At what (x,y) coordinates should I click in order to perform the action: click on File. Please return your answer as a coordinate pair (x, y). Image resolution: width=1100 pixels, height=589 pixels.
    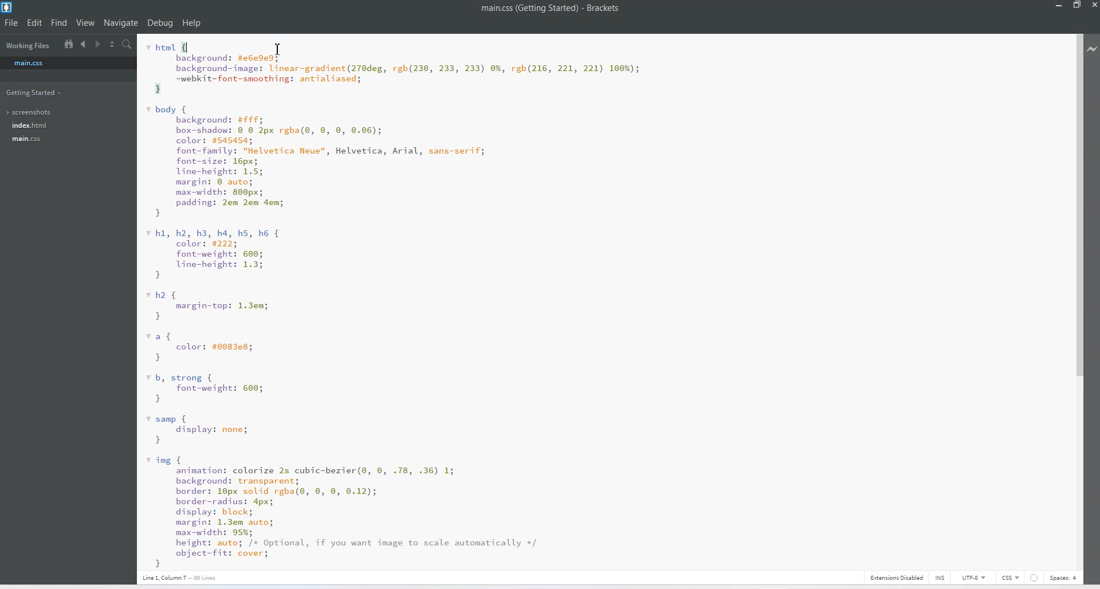
    Looking at the image, I should click on (11, 23).